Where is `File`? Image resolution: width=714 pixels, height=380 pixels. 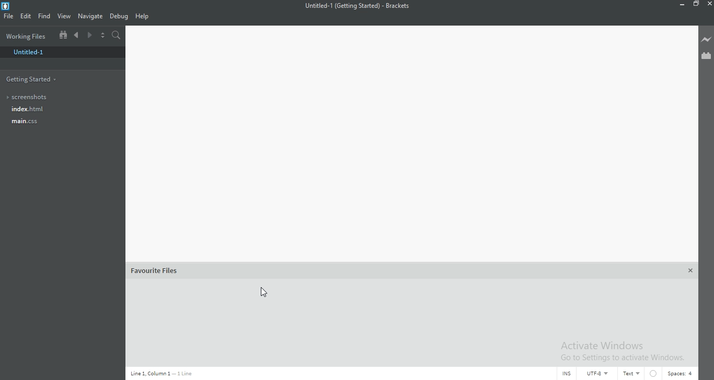
File is located at coordinates (9, 17).